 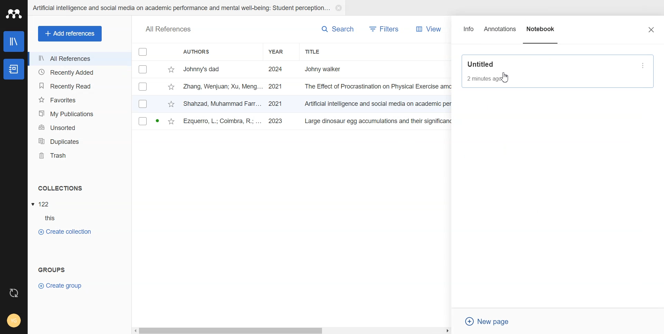 I want to click on Title, so click(x=327, y=52).